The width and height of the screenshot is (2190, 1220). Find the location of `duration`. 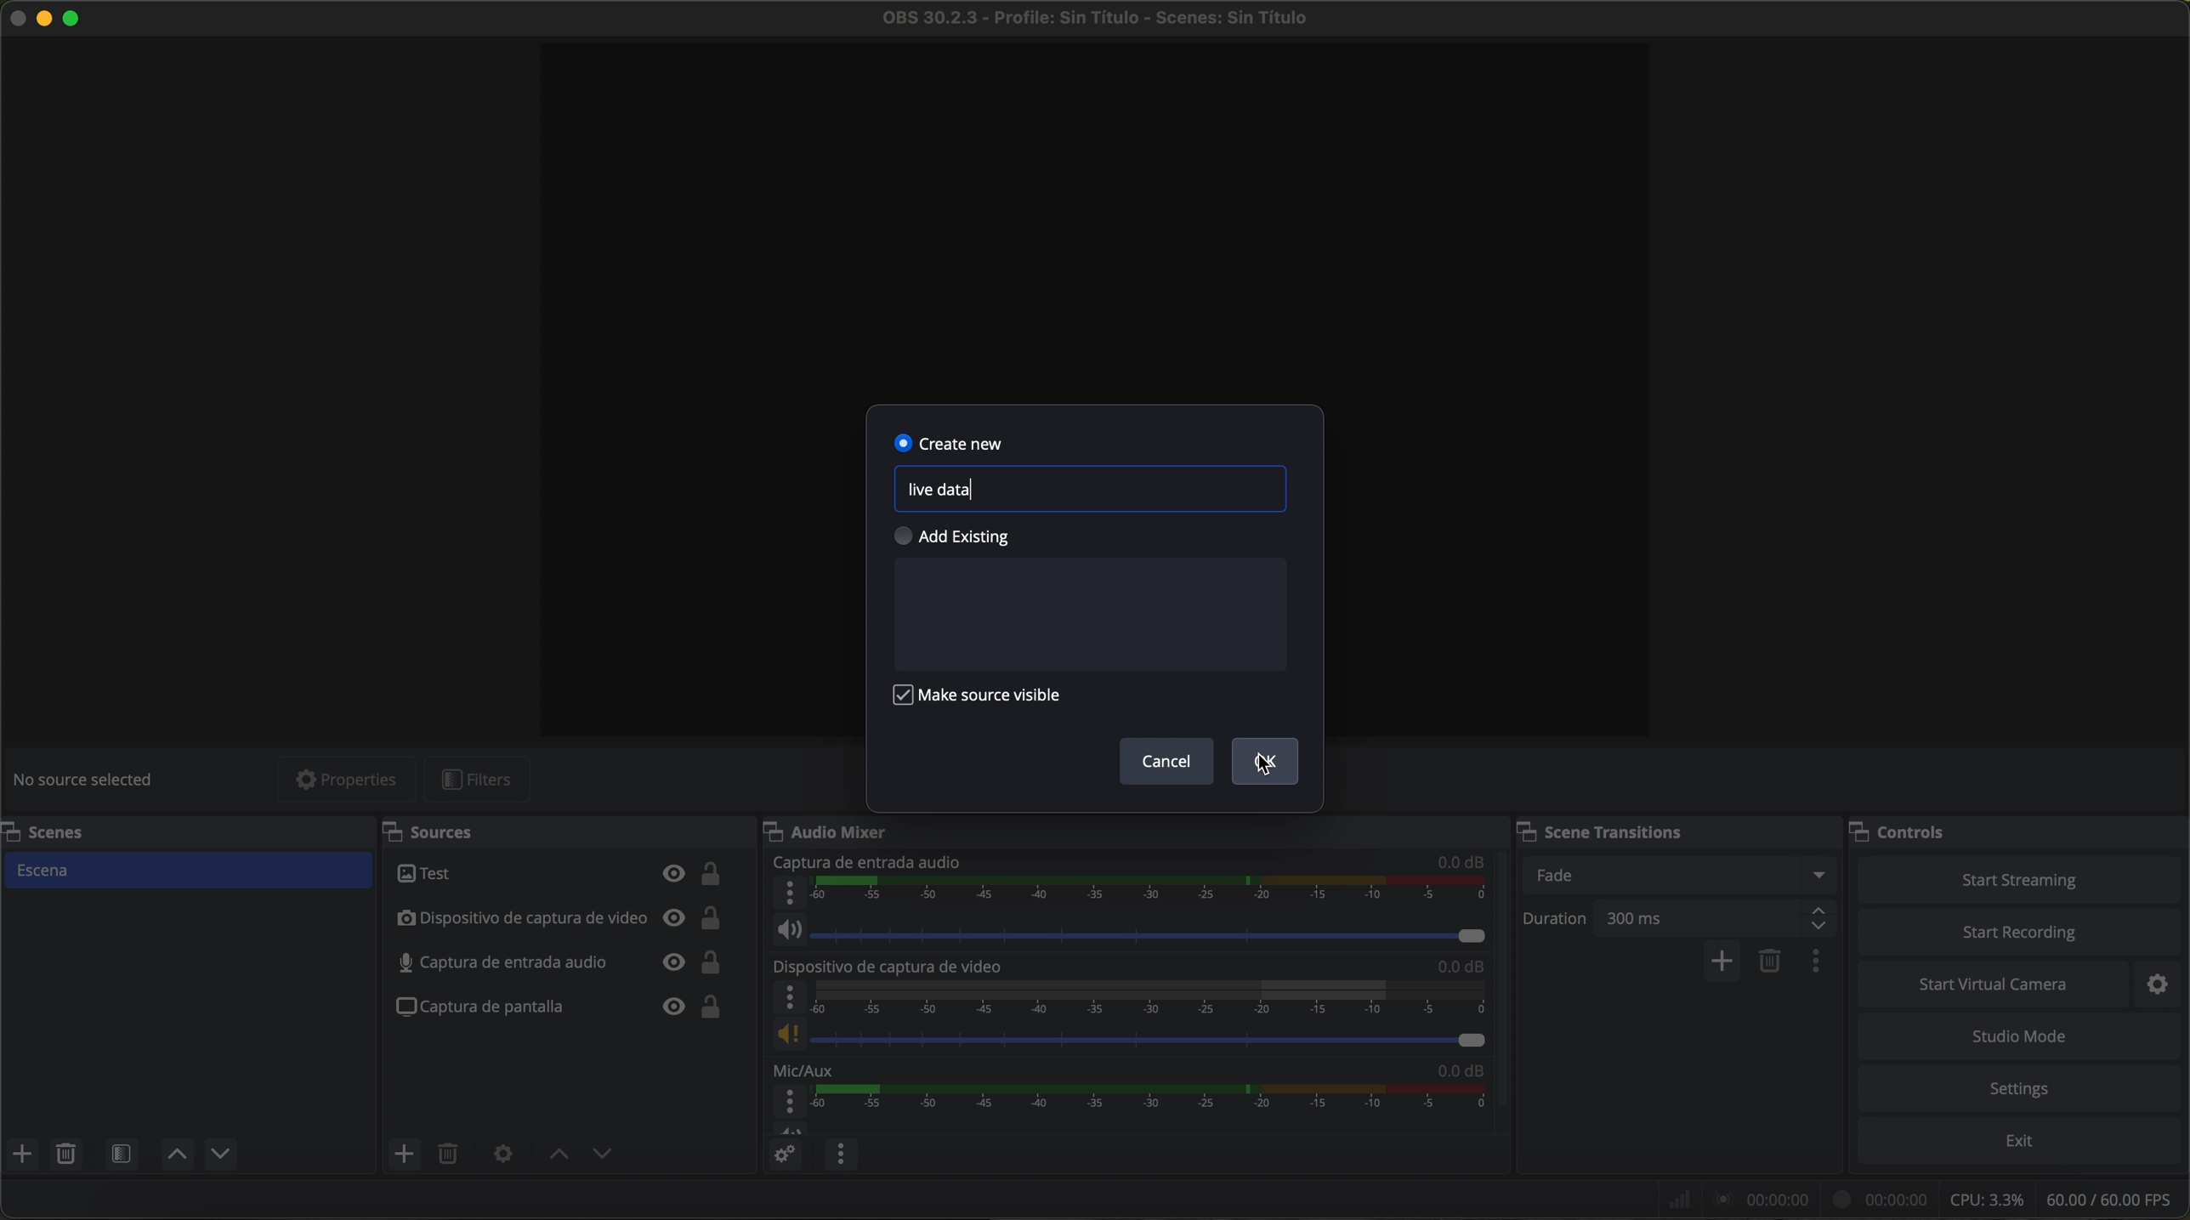

duration is located at coordinates (1557, 921).